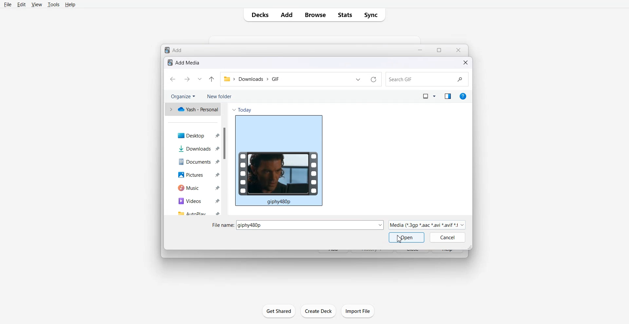 This screenshot has width=629, height=324. What do you see at coordinates (429, 97) in the screenshot?
I see `Change your View` at bounding box center [429, 97].